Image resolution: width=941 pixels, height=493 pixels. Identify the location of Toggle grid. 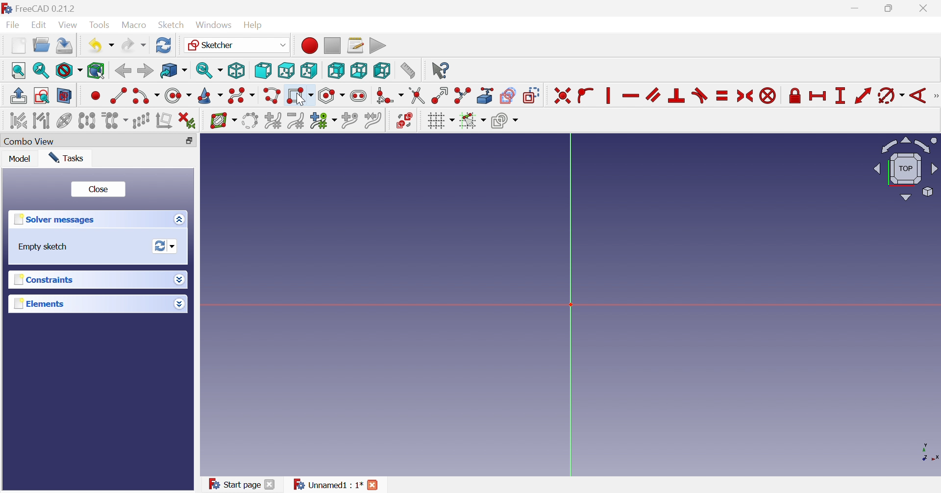
(441, 121).